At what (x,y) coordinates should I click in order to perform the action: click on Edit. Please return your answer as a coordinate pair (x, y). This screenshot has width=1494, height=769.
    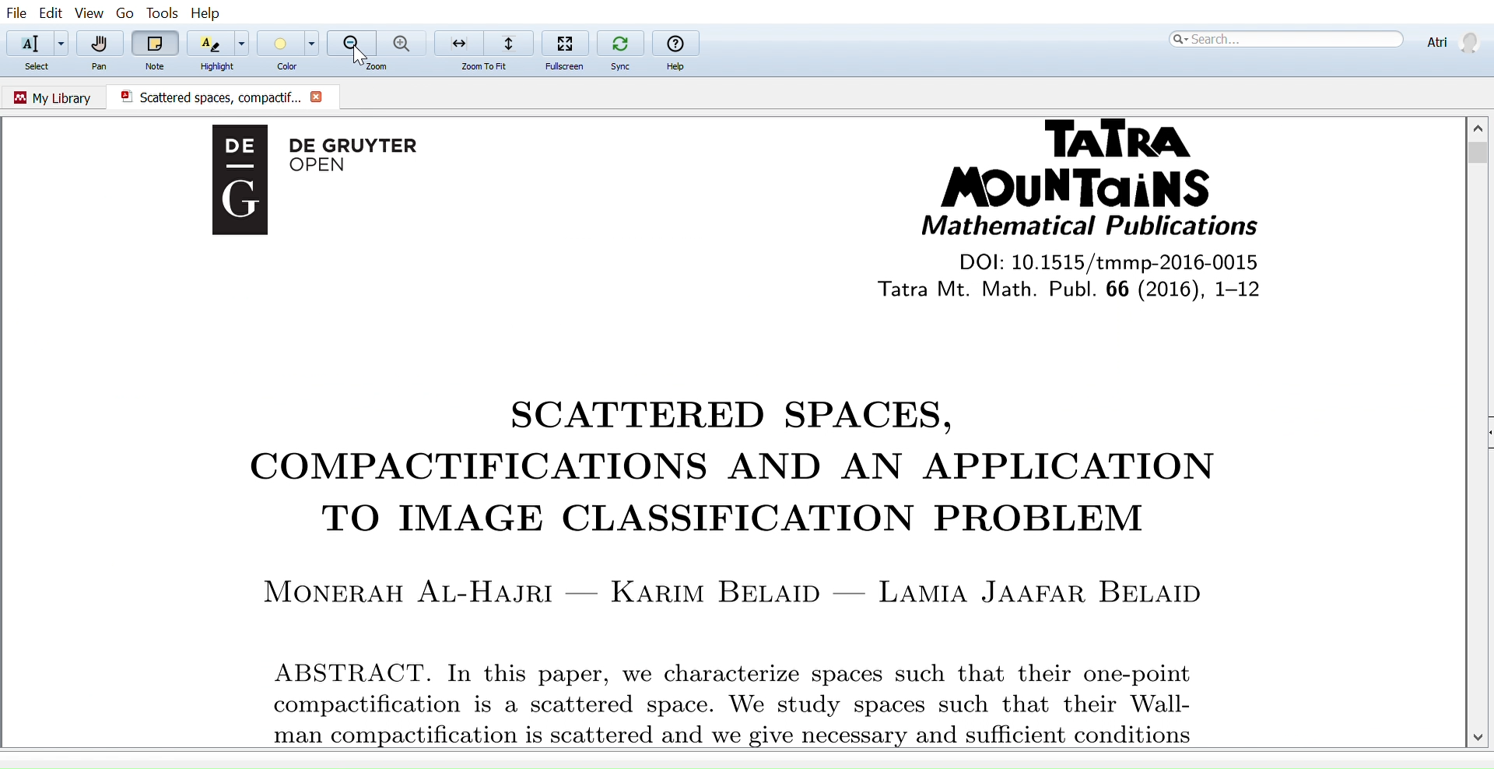
    Looking at the image, I should click on (50, 12).